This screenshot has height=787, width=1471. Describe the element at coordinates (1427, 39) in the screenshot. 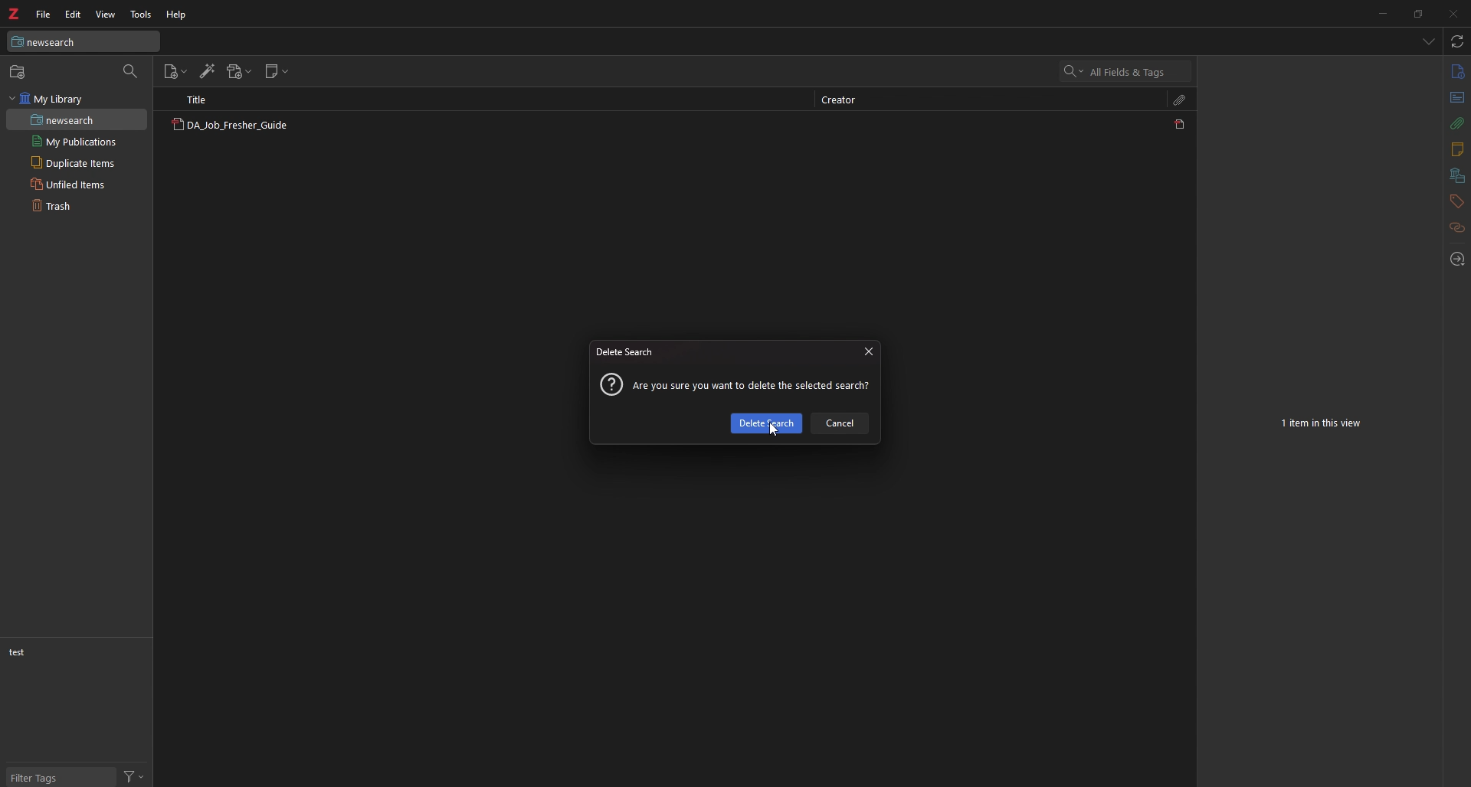

I see `List all tabs` at that location.